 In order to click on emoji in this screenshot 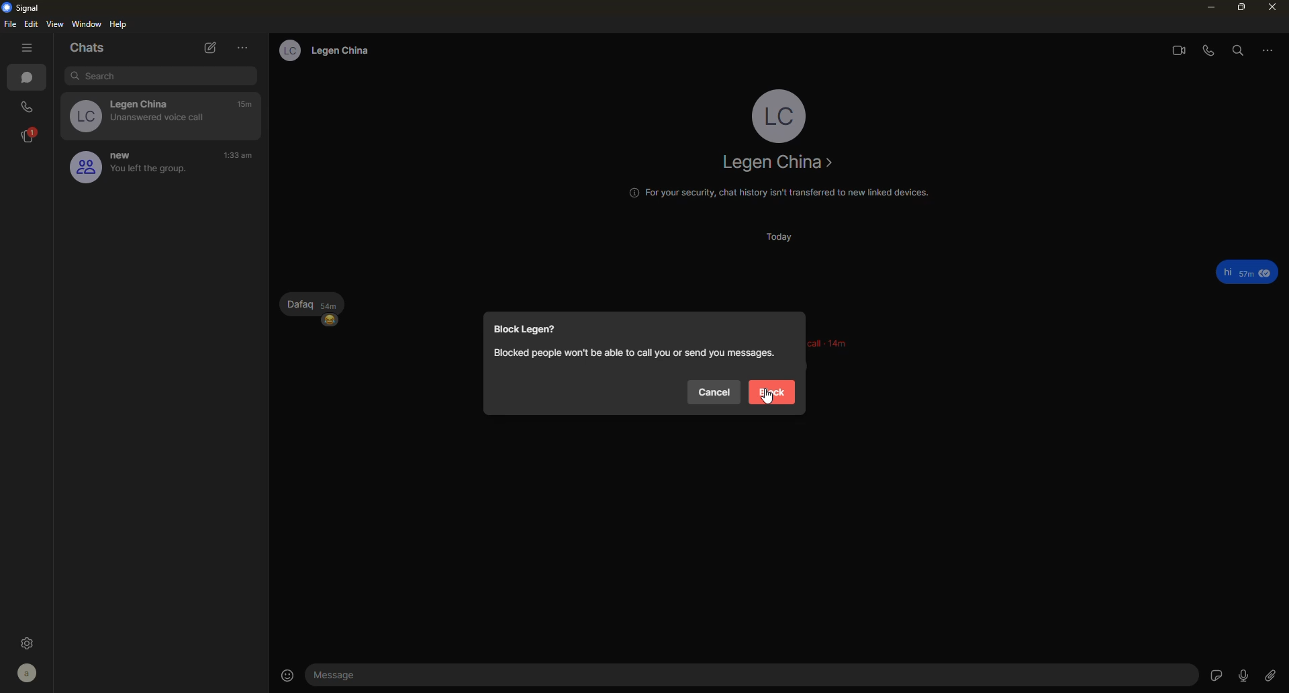, I will do `click(331, 324)`.